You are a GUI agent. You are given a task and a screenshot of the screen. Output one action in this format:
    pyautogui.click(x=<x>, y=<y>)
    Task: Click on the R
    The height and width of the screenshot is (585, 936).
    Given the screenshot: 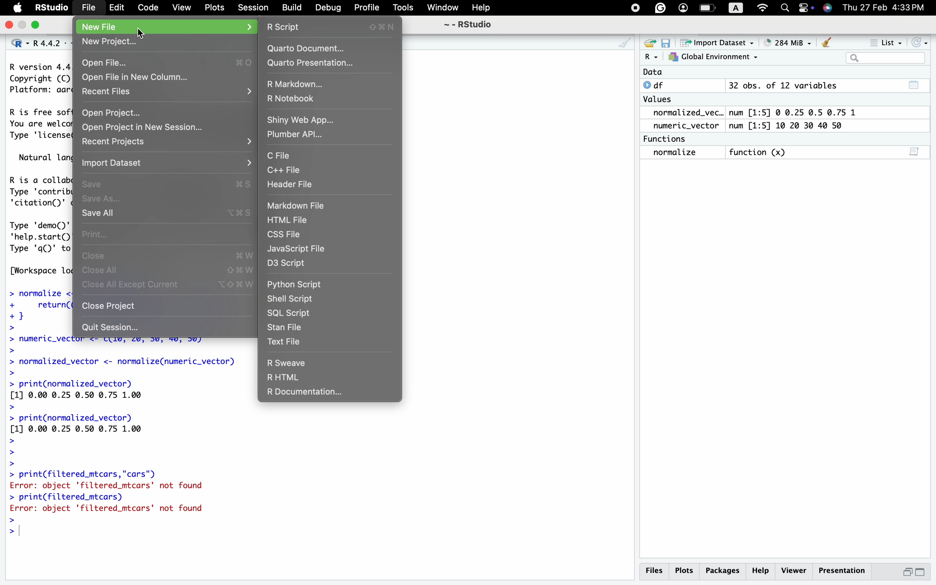 What is the action you would take?
    pyautogui.click(x=650, y=58)
    